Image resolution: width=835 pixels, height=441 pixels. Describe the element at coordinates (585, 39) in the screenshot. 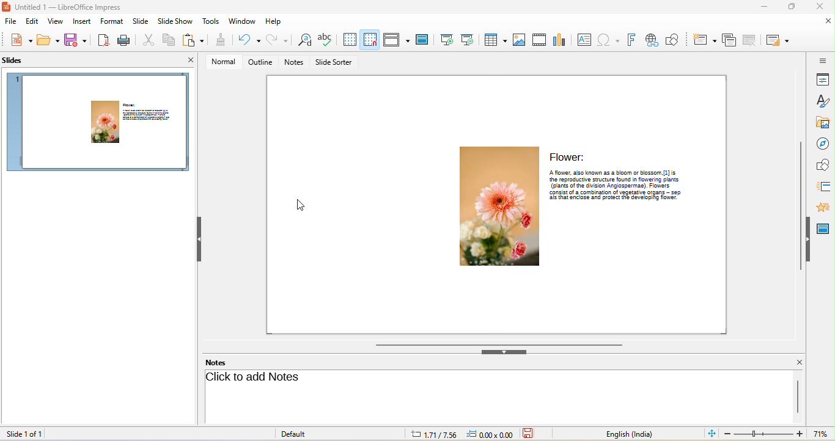

I see `text box` at that location.